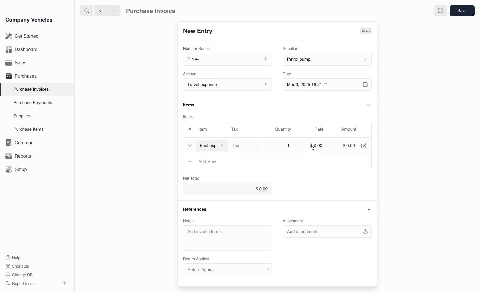 This screenshot has width=480, height=292. What do you see at coordinates (317, 146) in the screenshot?
I see `$0.00` at bounding box center [317, 146].